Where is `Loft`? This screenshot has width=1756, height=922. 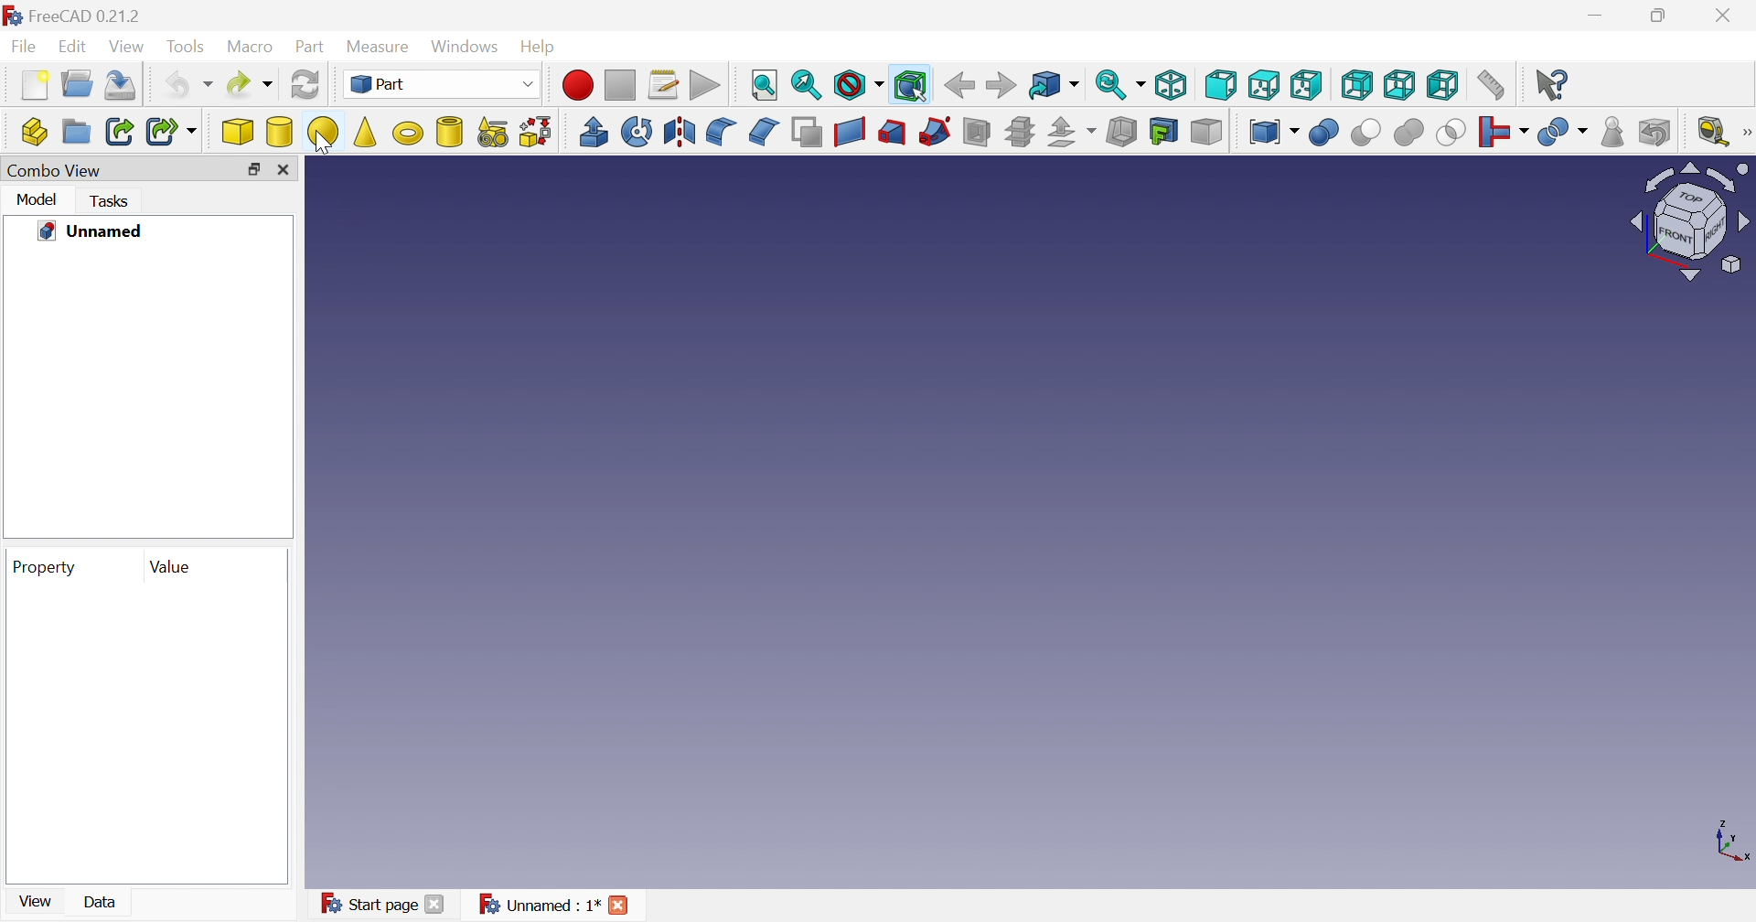 Loft is located at coordinates (894, 133).